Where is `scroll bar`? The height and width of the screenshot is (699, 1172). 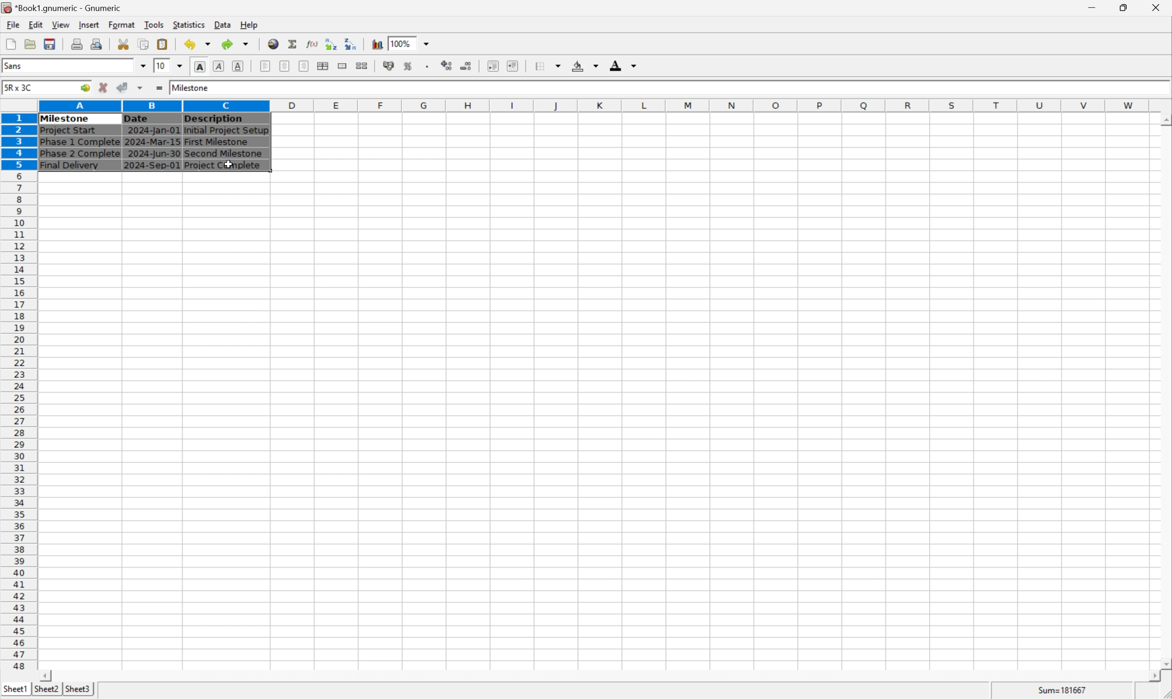
scroll bar is located at coordinates (1164, 391).